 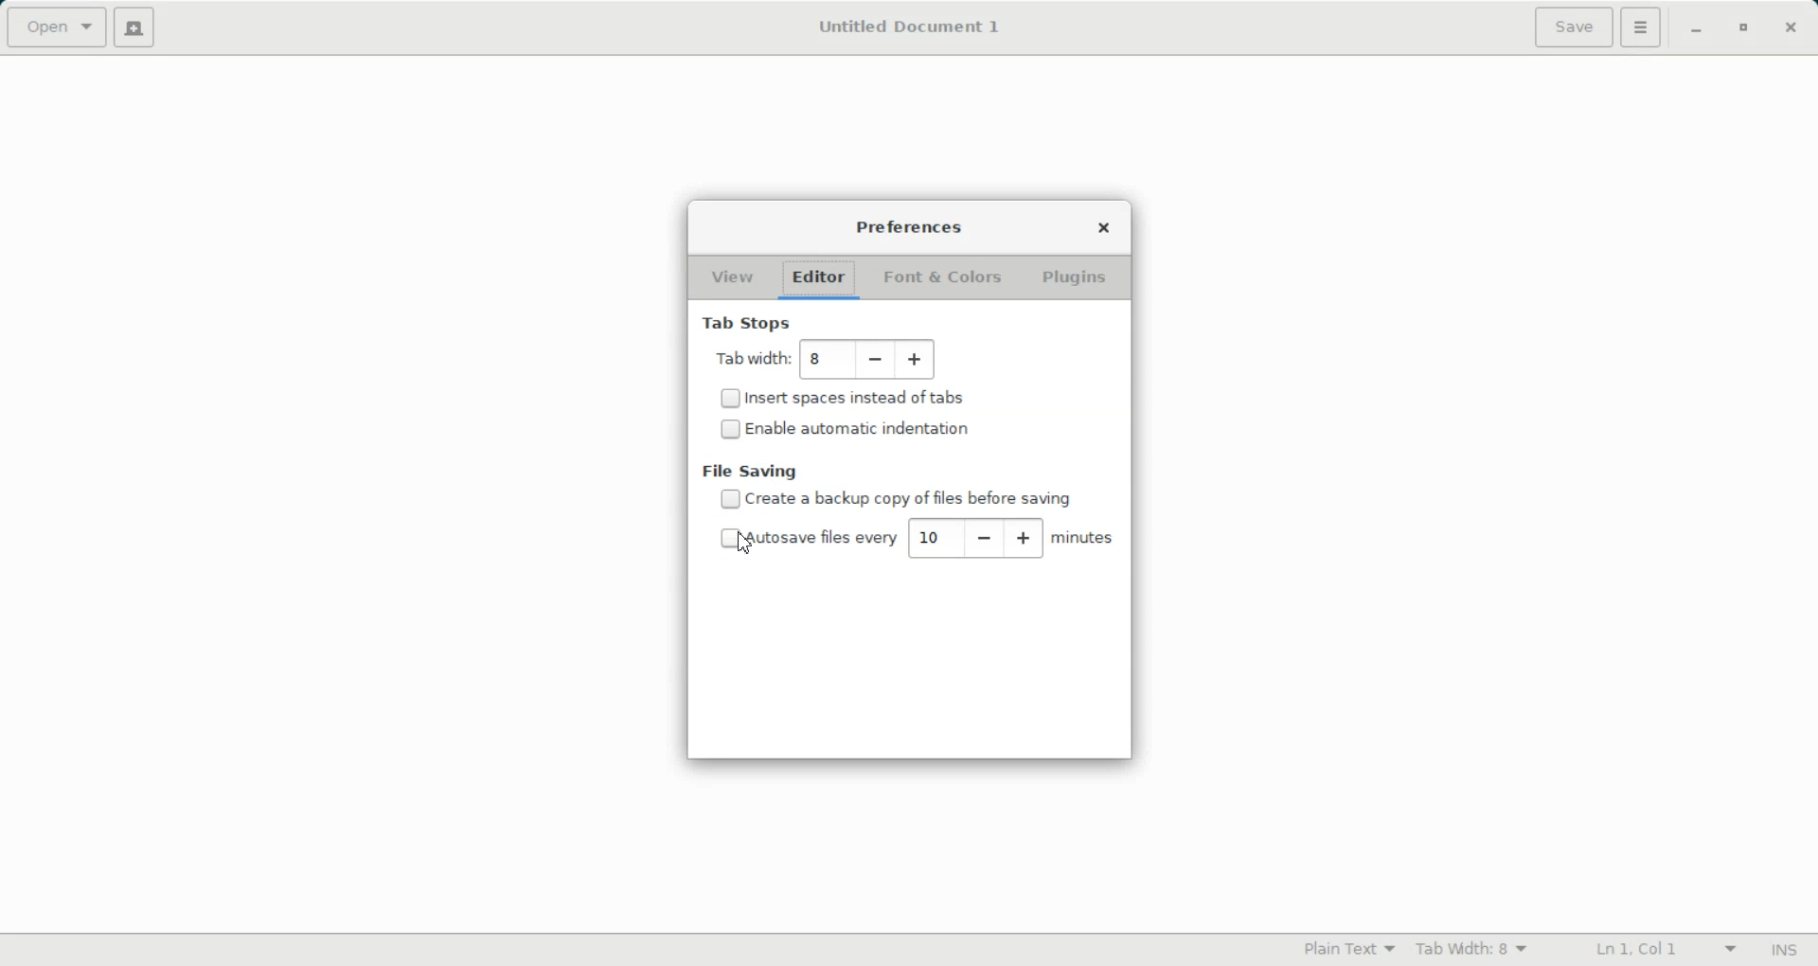 What do you see at coordinates (845, 427) in the screenshot?
I see `Disable/ Enable automatic indentation` at bounding box center [845, 427].